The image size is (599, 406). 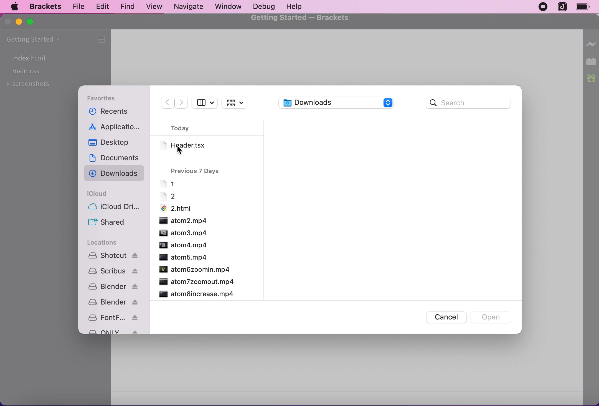 What do you see at coordinates (45, 7) in the screenshot?
I see `Brackets` at bounding box center [45, 7].